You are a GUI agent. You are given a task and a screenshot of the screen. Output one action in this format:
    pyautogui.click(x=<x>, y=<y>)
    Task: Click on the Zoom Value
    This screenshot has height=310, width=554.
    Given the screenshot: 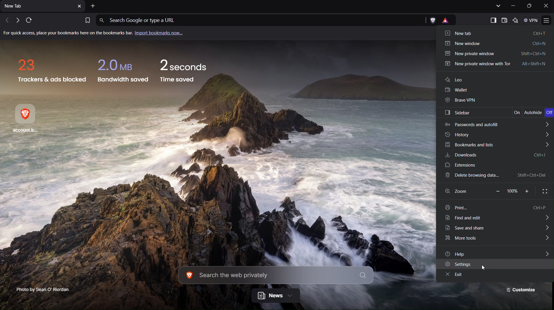 What is the action you would take?
    pyautogui.click(x=512, y=191)
    